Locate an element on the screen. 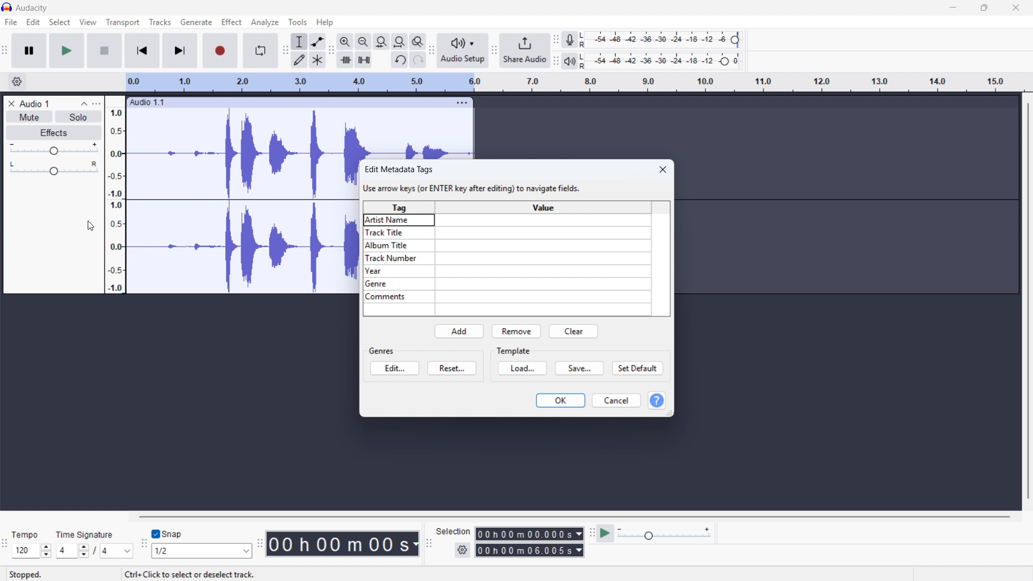  track options is located at coordinates (462, 103).